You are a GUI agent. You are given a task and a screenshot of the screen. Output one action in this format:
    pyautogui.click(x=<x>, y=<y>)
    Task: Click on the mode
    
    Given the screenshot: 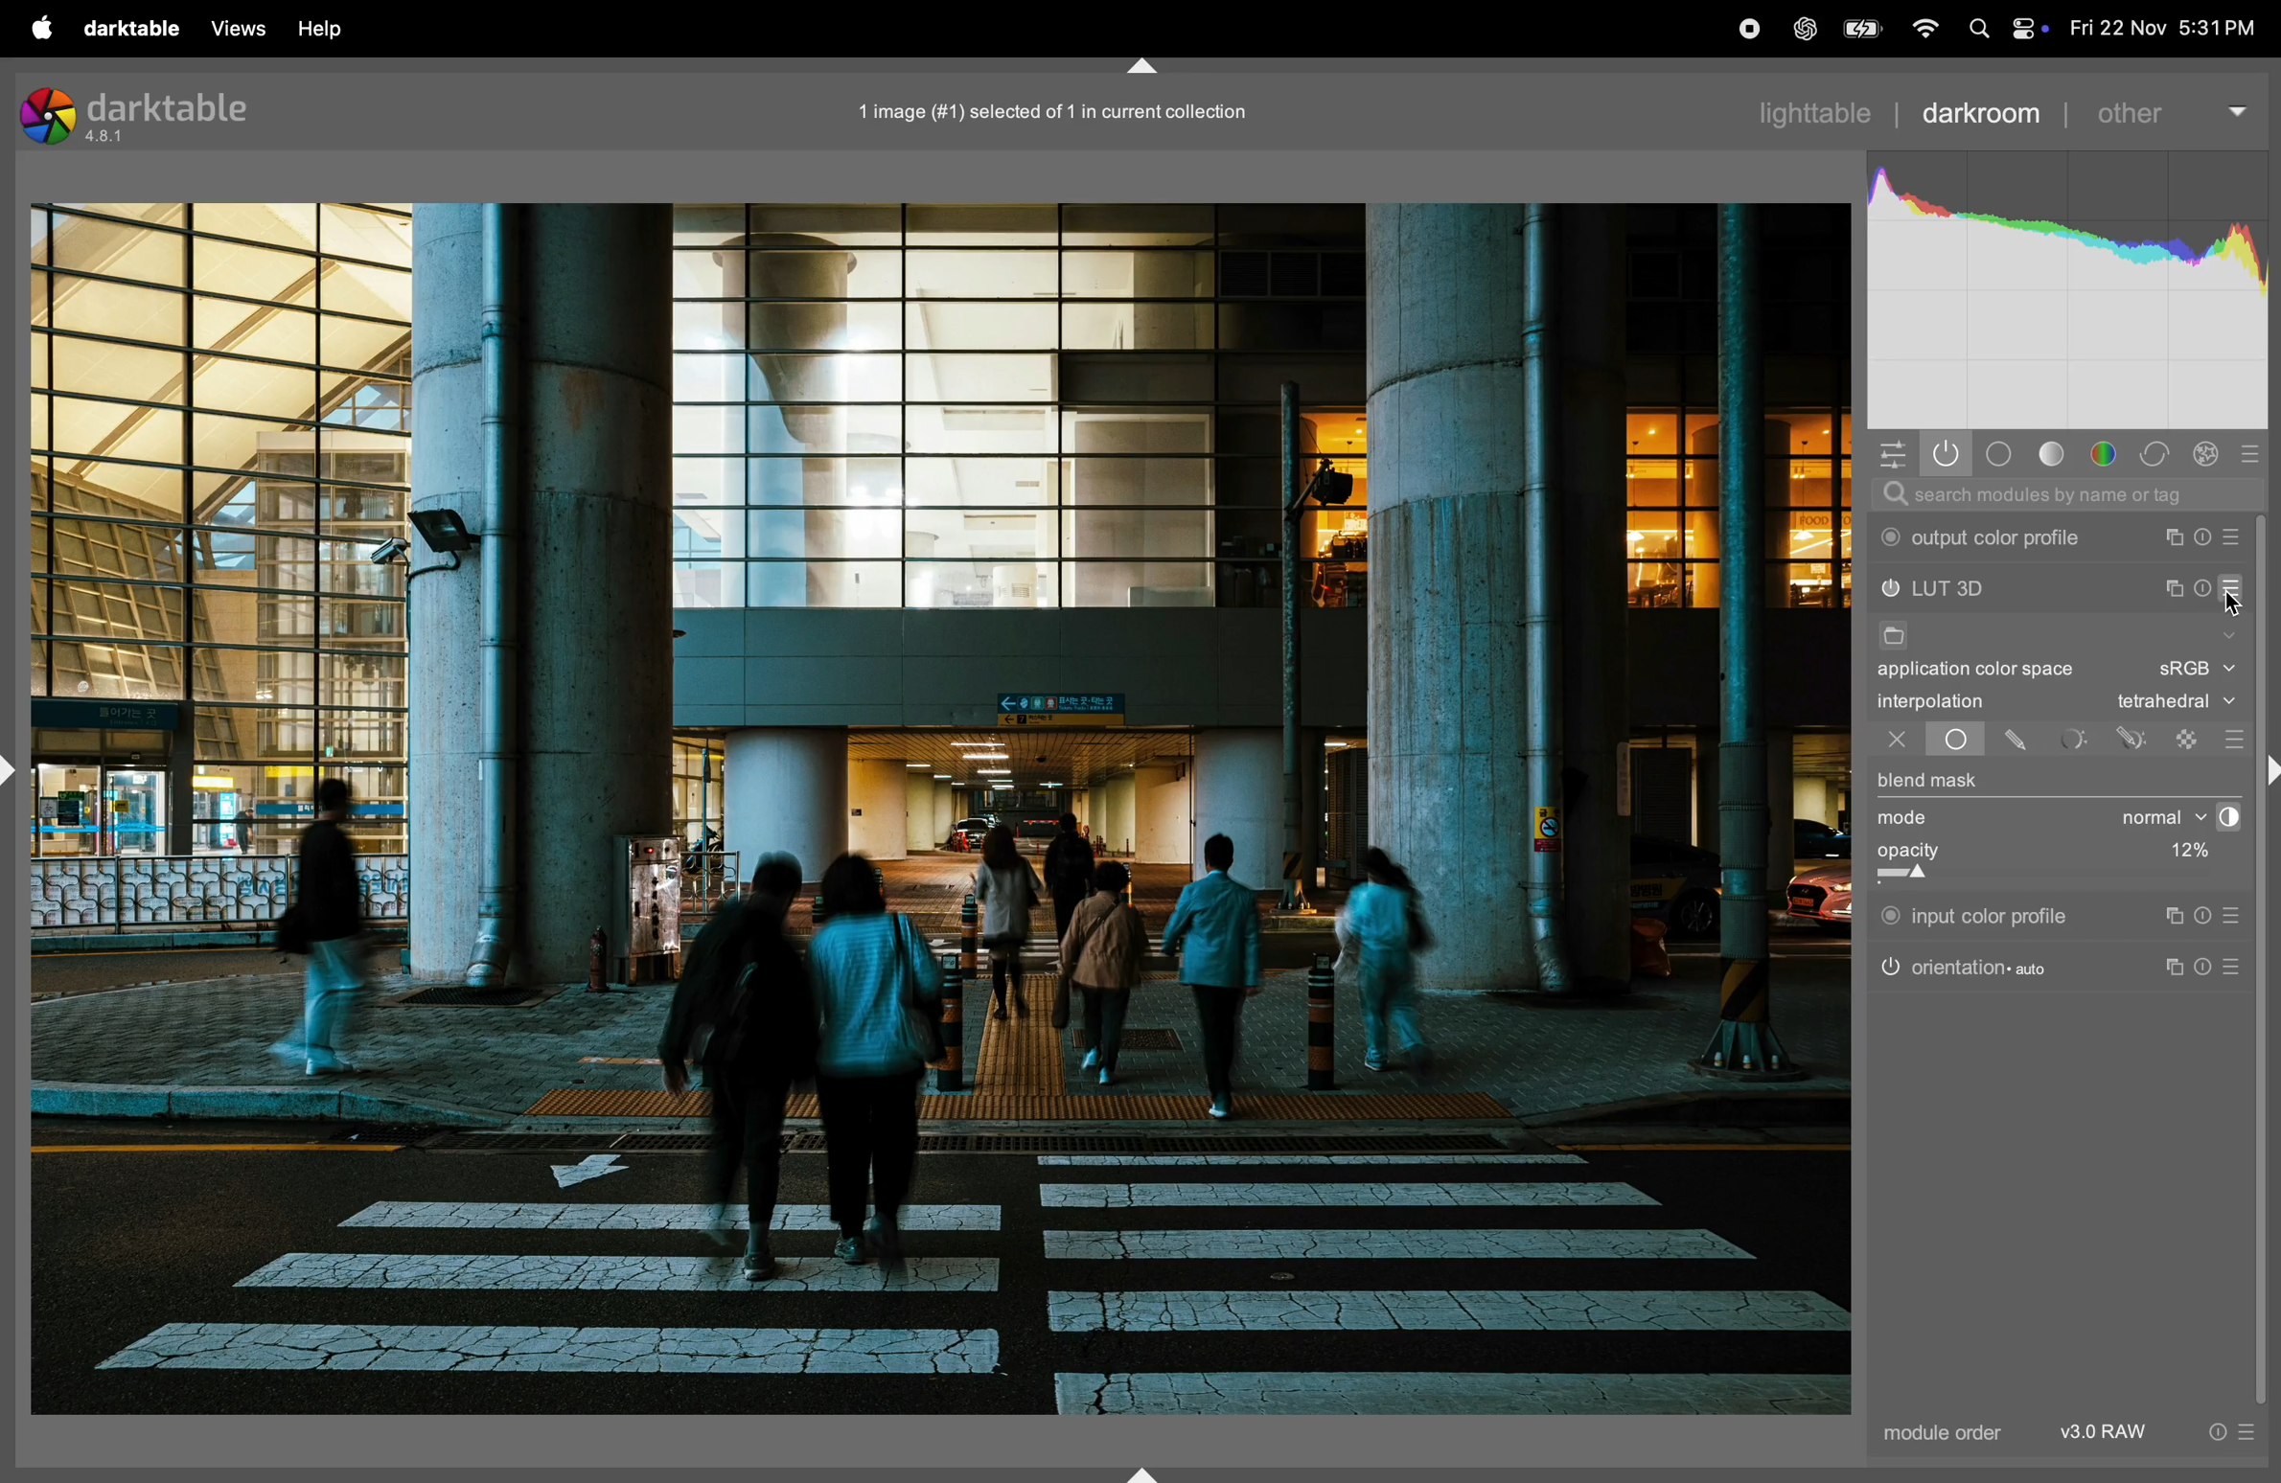 What is the action you would take?
    pyautogui.click(x=1909, y=819)
    